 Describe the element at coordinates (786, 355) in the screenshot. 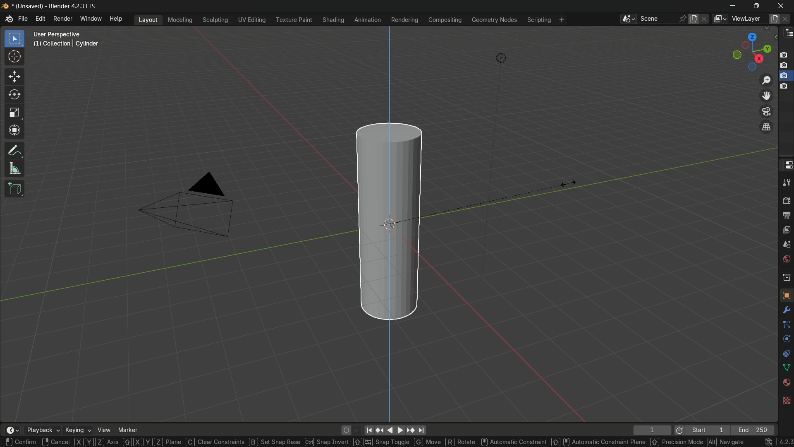

I see `constraints` at that location.